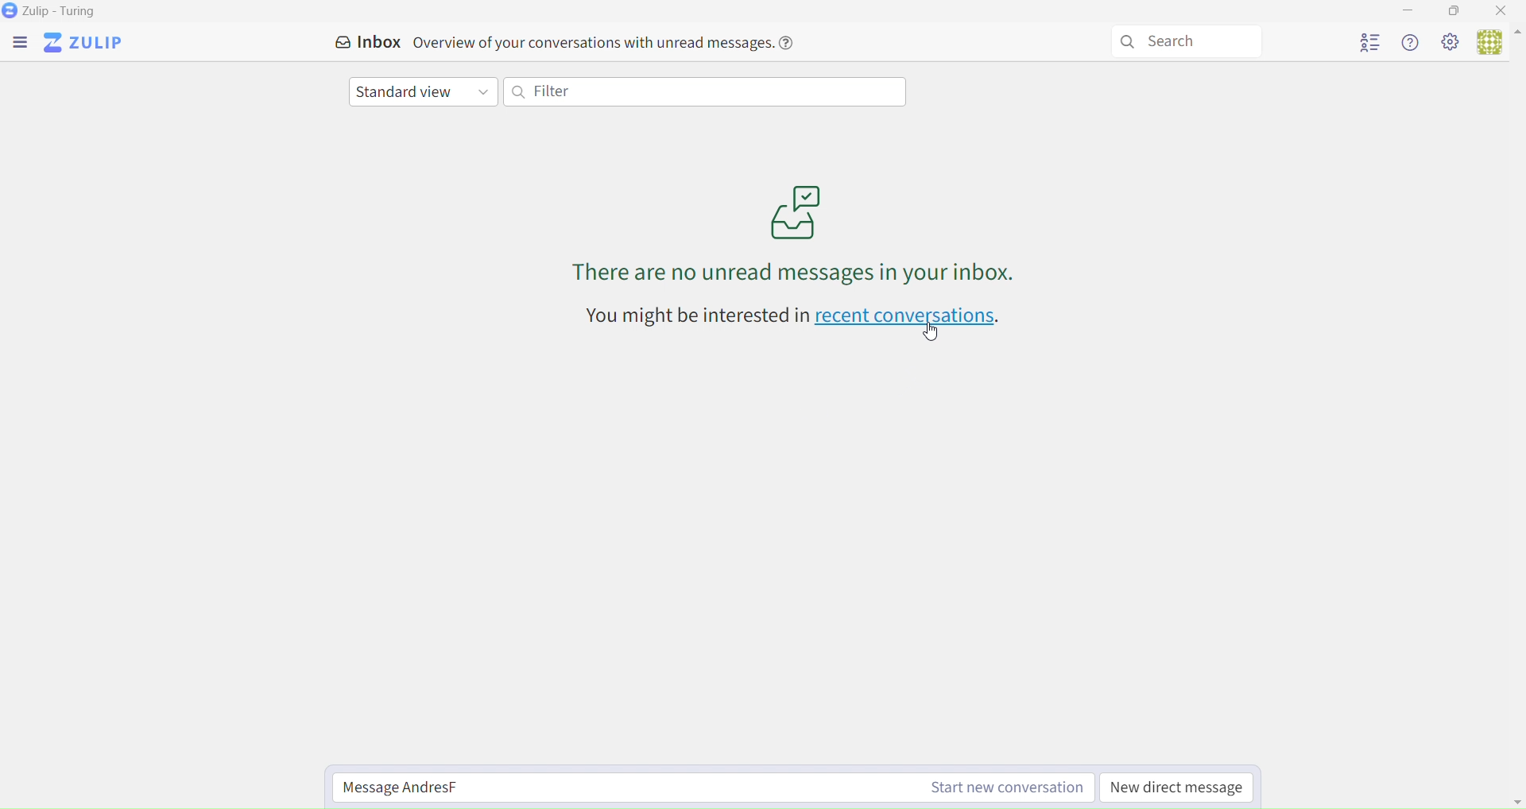 This screenshot has width=1526, height=809. Describe the element at coordinates (1497, 44) in the screenshot. I see `User` at that location.